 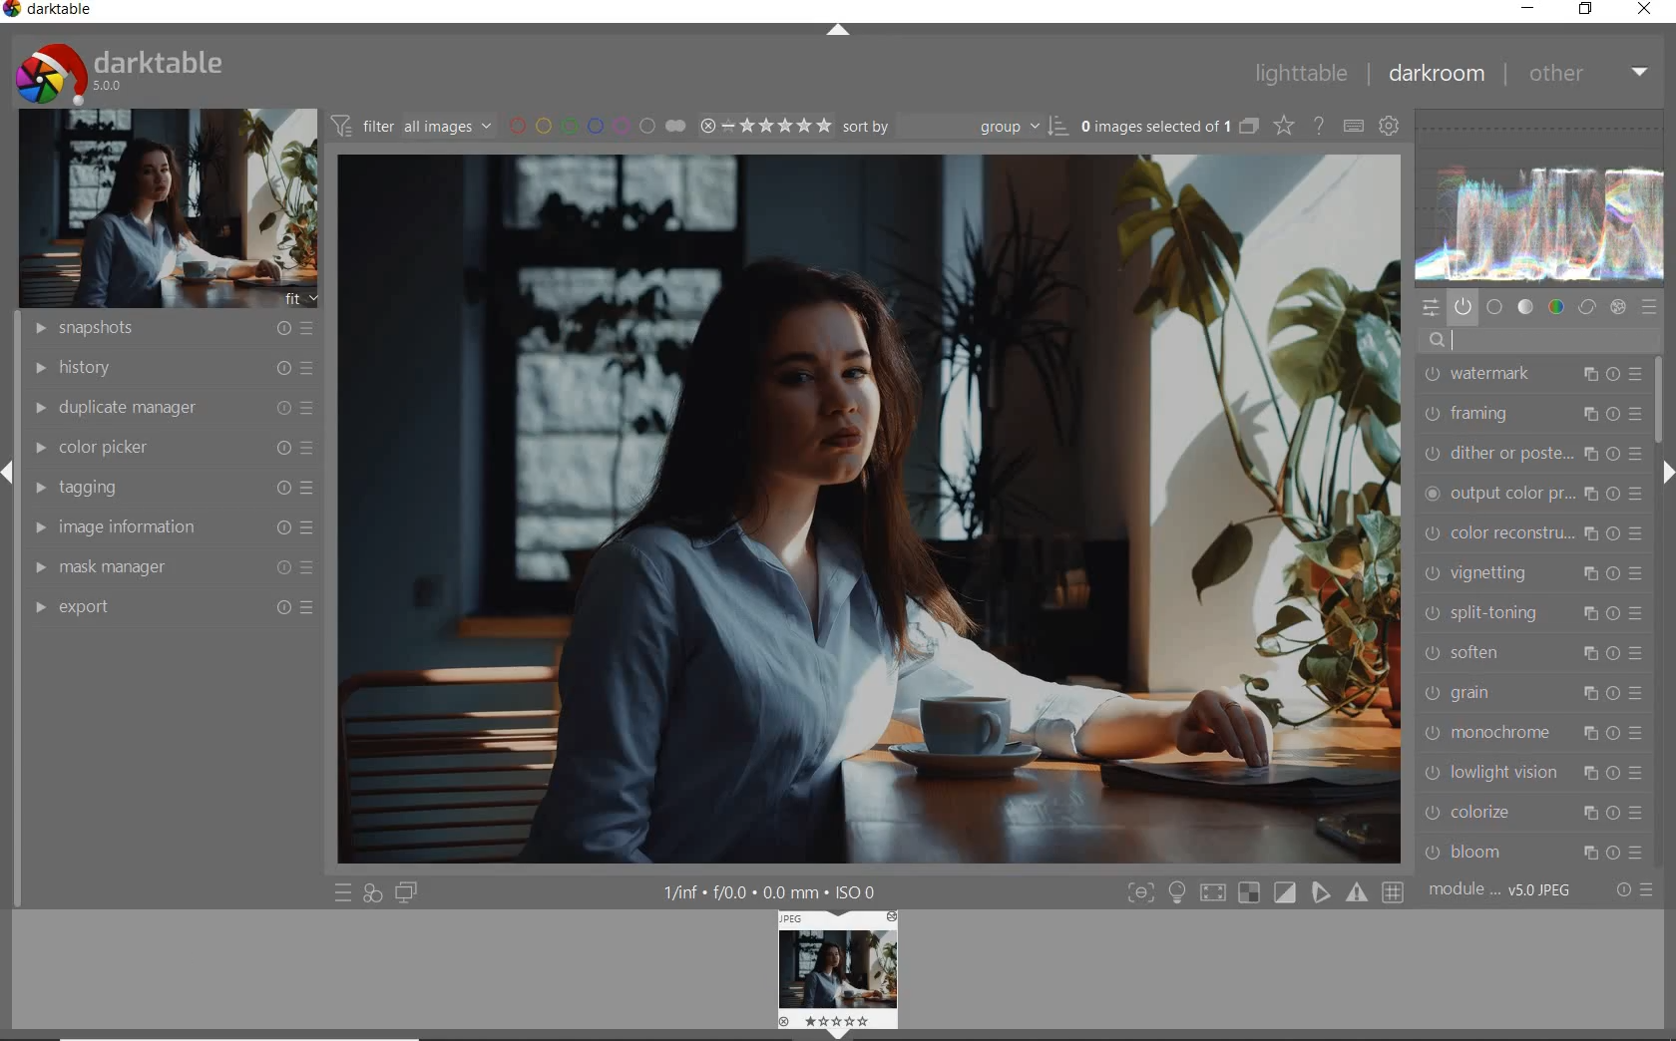 What do you see at coordinates (1390, 128) in the screenshot?
I see `show global preferences` at bounding box center [1390, 128].